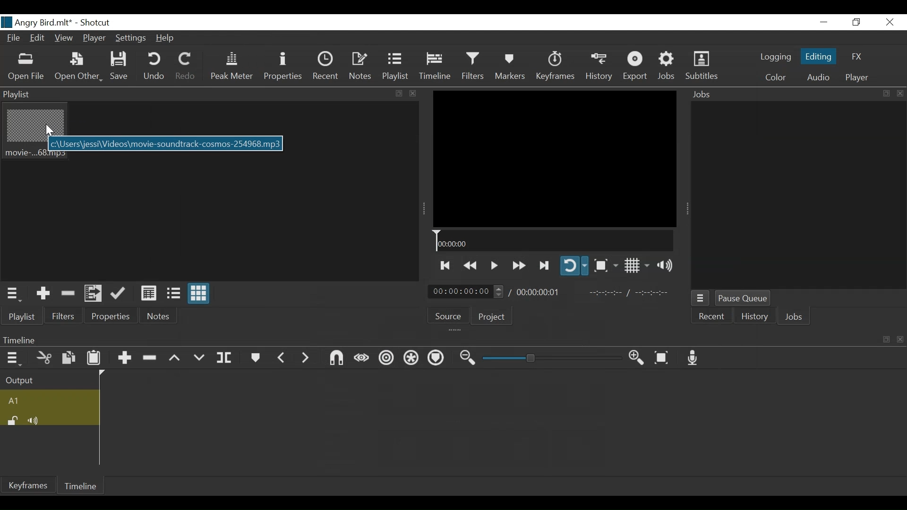  I want to click on Toggle Zoom, so click(606, 265).